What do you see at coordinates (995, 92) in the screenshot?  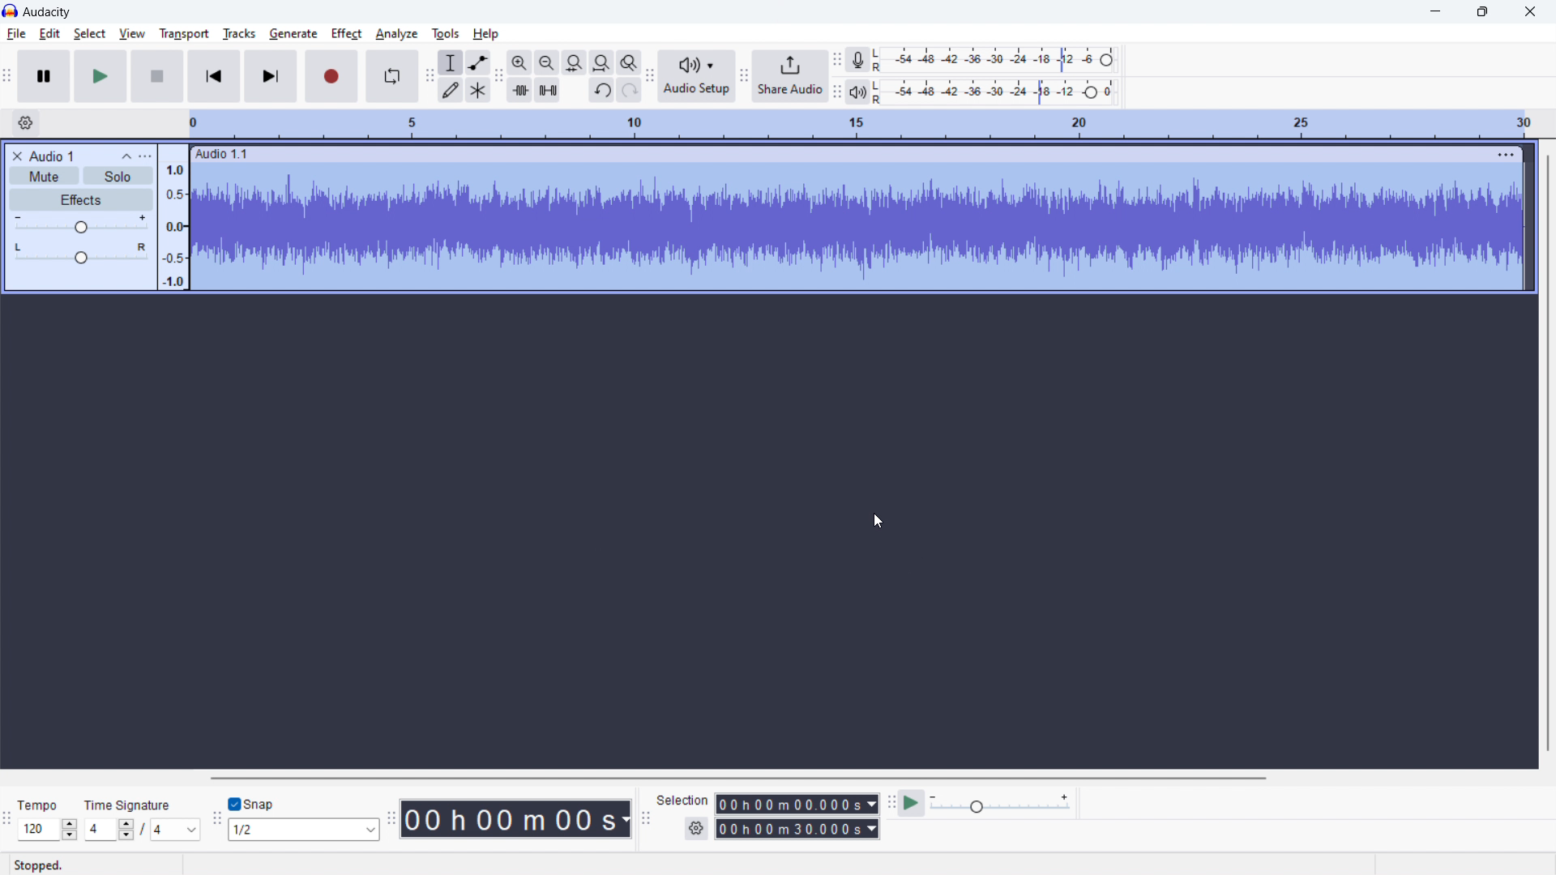 I see `playback level` at bounding box center [995, 92].